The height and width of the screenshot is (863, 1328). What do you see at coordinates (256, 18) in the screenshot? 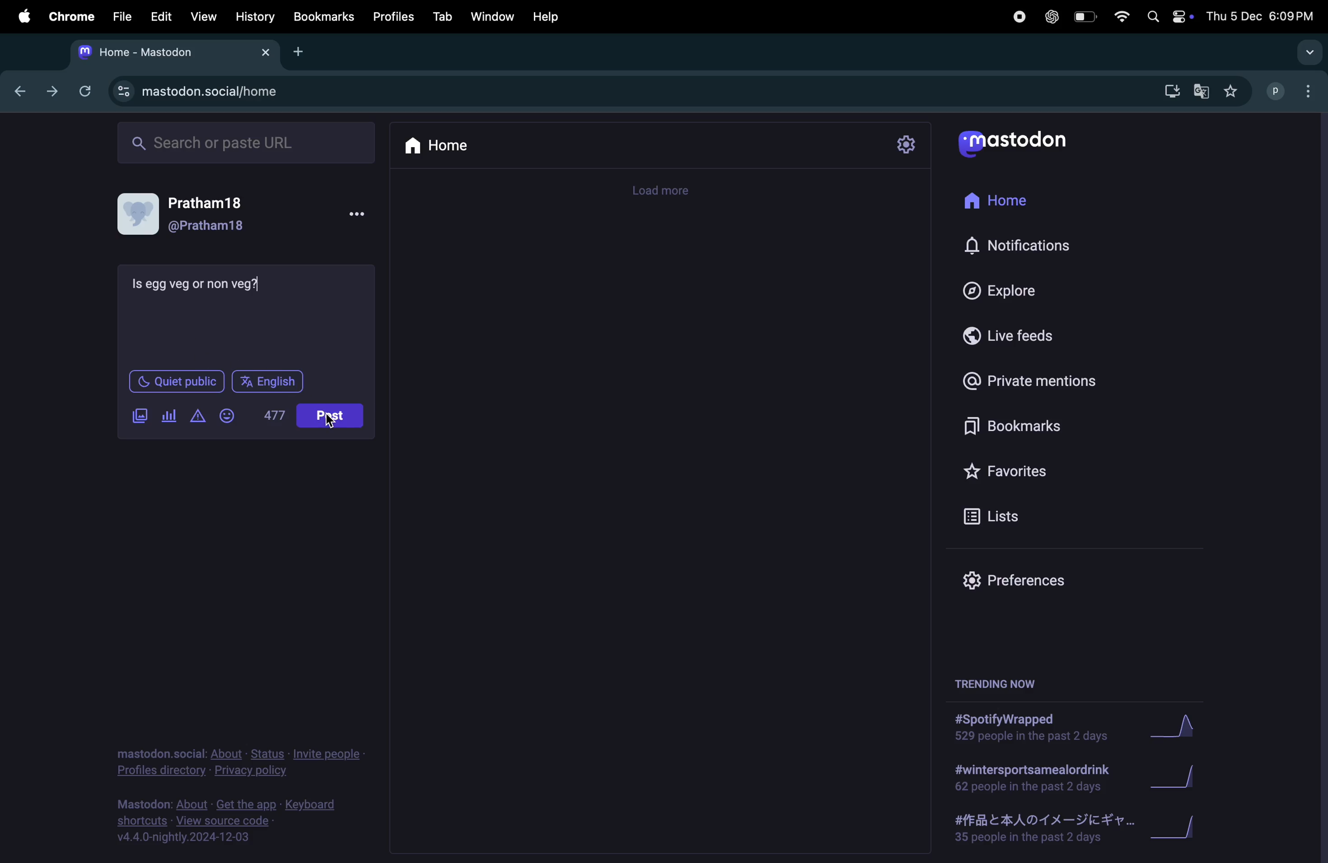
I see `history` at bounding box center [256, 18].